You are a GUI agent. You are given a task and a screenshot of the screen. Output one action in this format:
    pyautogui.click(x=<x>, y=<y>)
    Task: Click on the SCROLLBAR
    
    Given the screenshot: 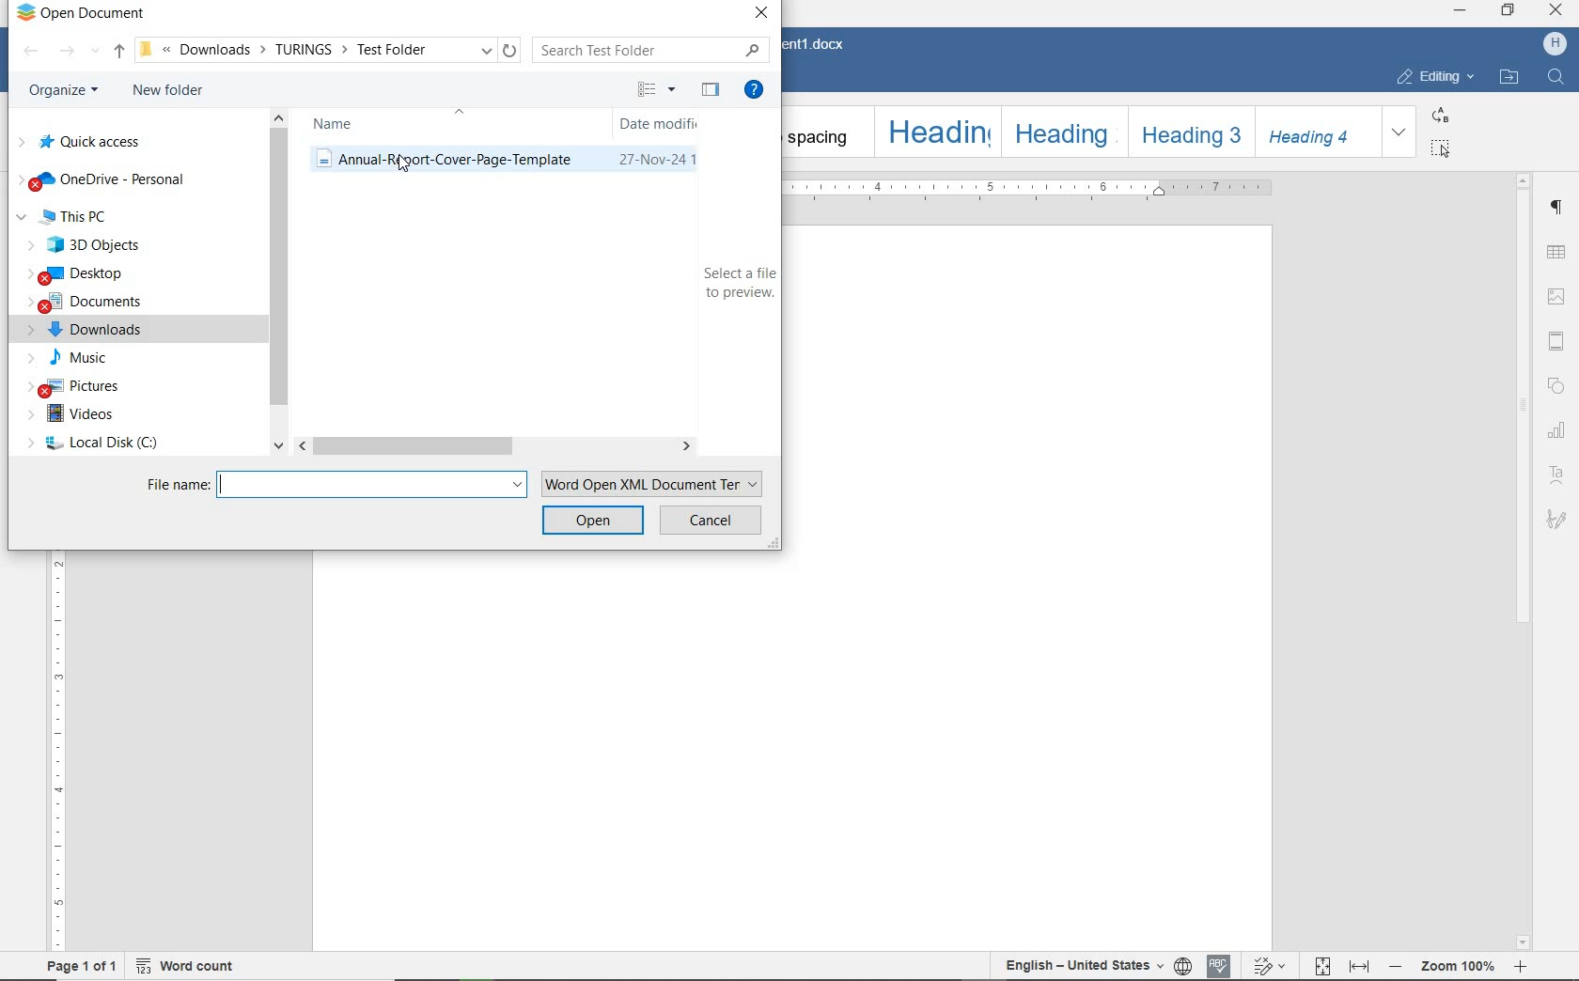 What is the action you would take?
    pyautogui.click(x=500, y=447)
    